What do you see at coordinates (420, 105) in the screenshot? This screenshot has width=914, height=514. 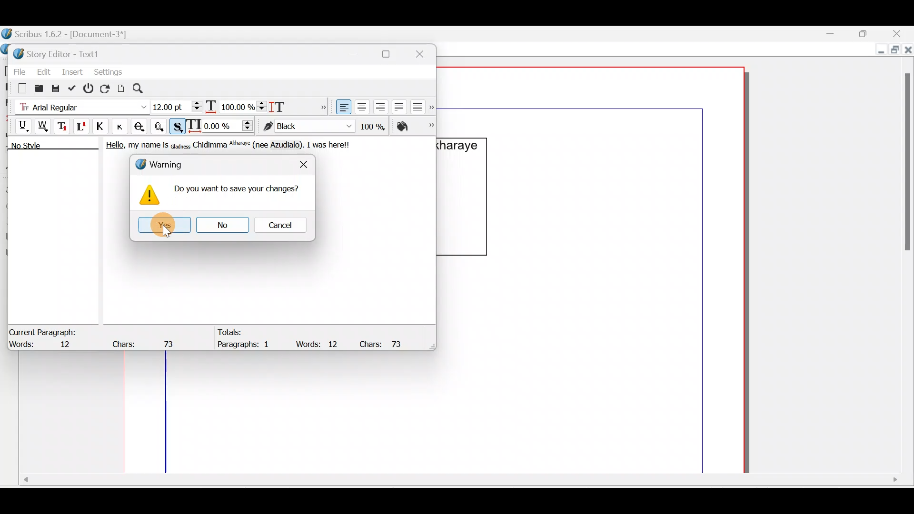 I see `Align text force justified` at bounding box center [420, 105].